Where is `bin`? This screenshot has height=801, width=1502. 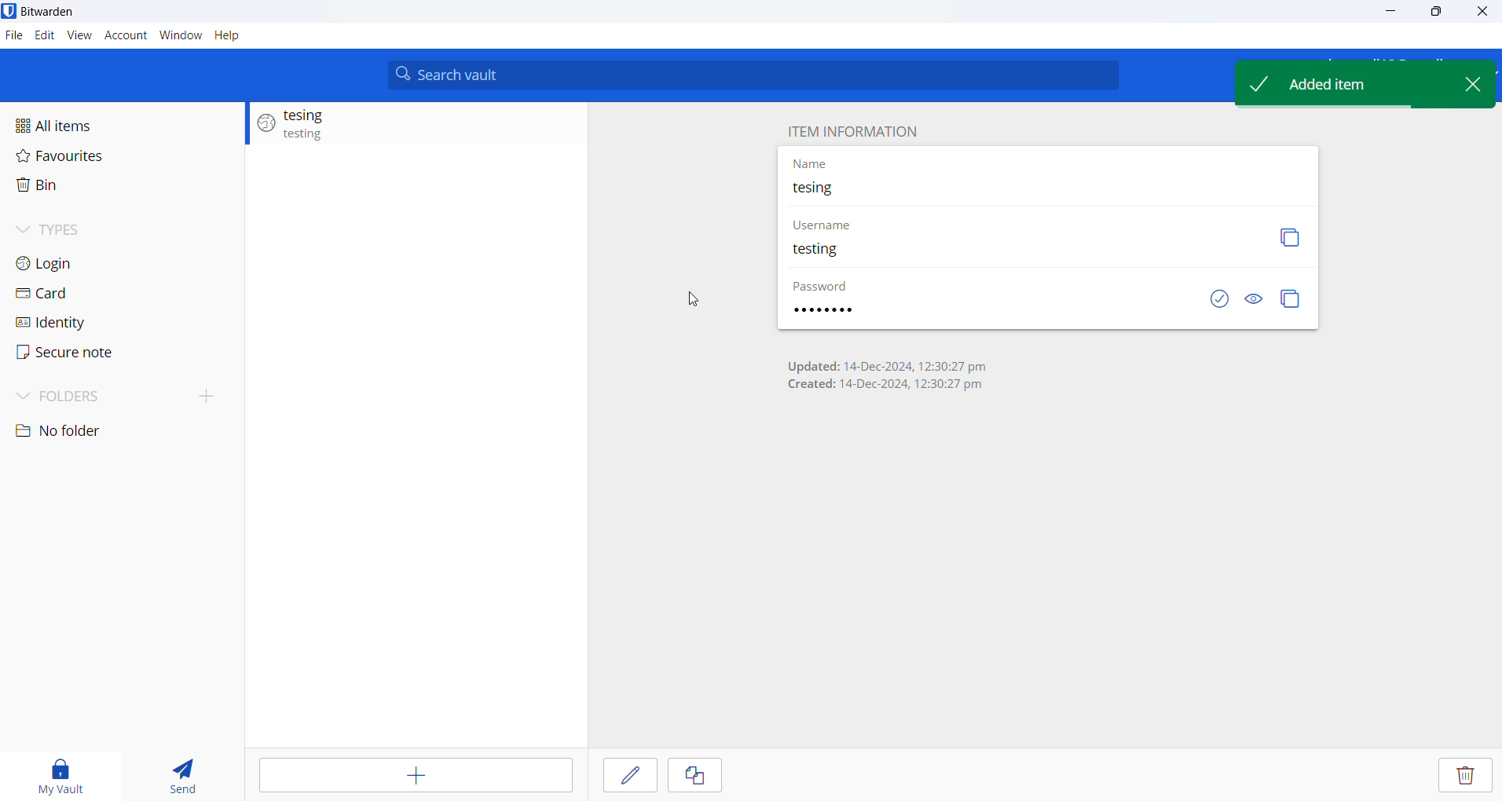 bin is located at coordinates (80, 189).